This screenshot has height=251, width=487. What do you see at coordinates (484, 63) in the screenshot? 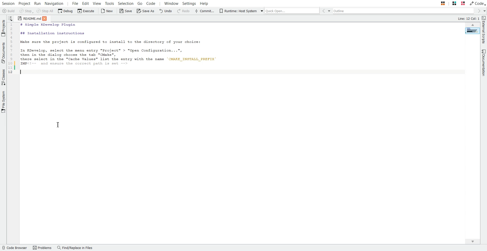
I see `Documentation` at bounding box center [484, 63].